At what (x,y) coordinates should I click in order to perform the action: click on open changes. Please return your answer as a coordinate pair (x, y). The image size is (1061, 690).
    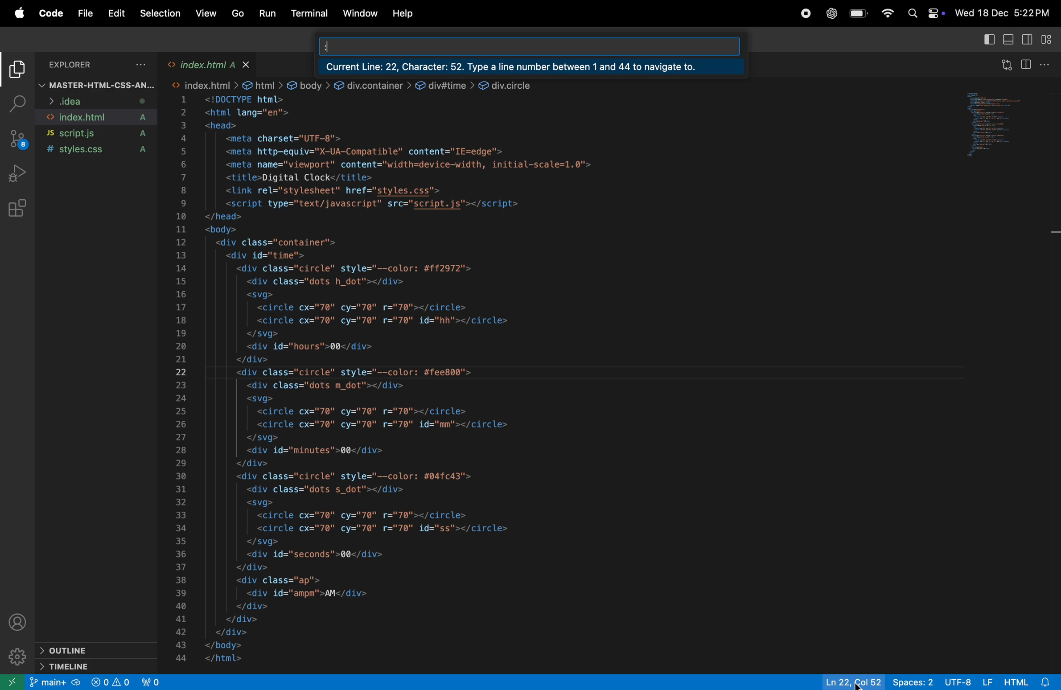
    Looking at the image, I should click on (1004, 66).